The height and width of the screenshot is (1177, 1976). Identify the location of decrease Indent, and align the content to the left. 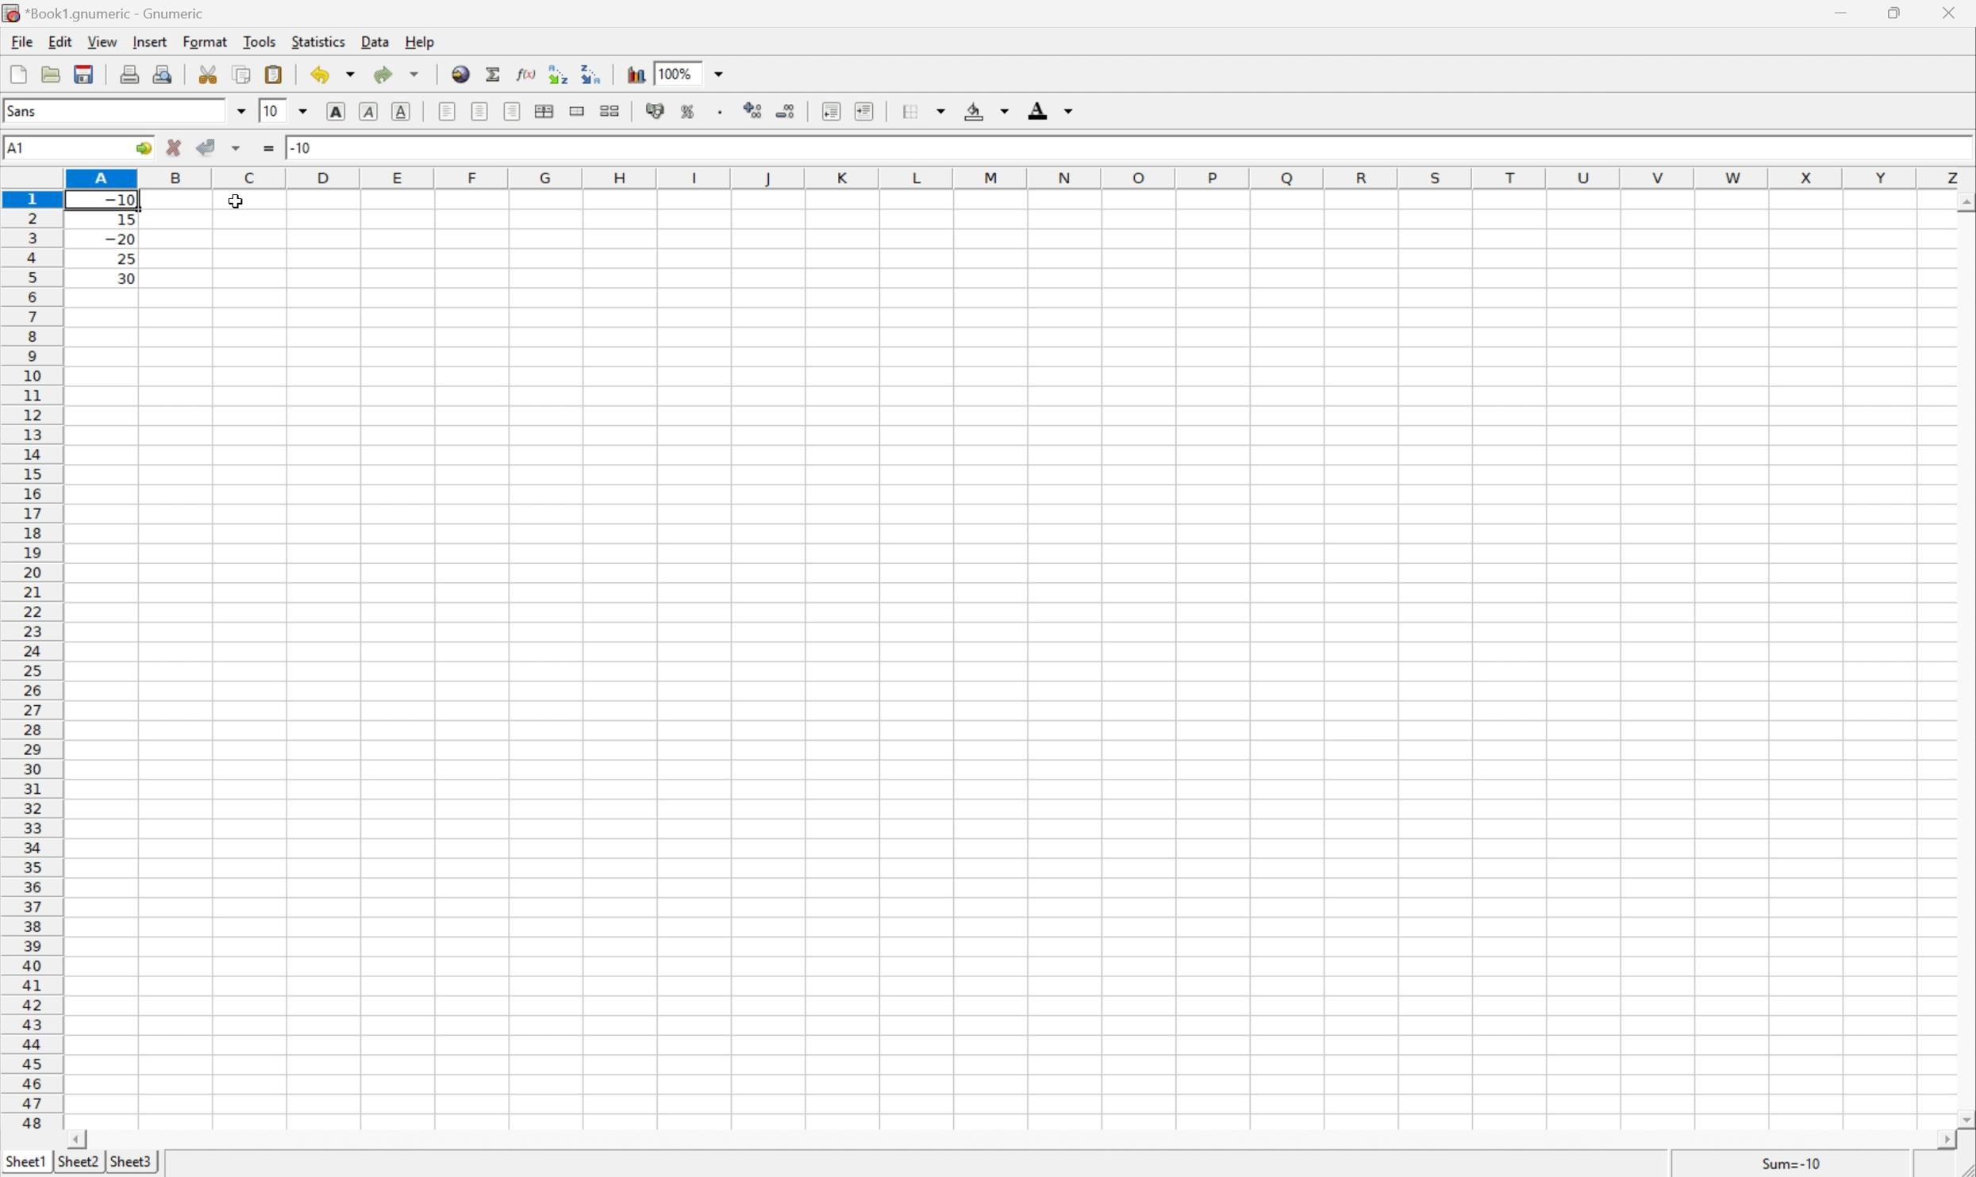
(830, 111).